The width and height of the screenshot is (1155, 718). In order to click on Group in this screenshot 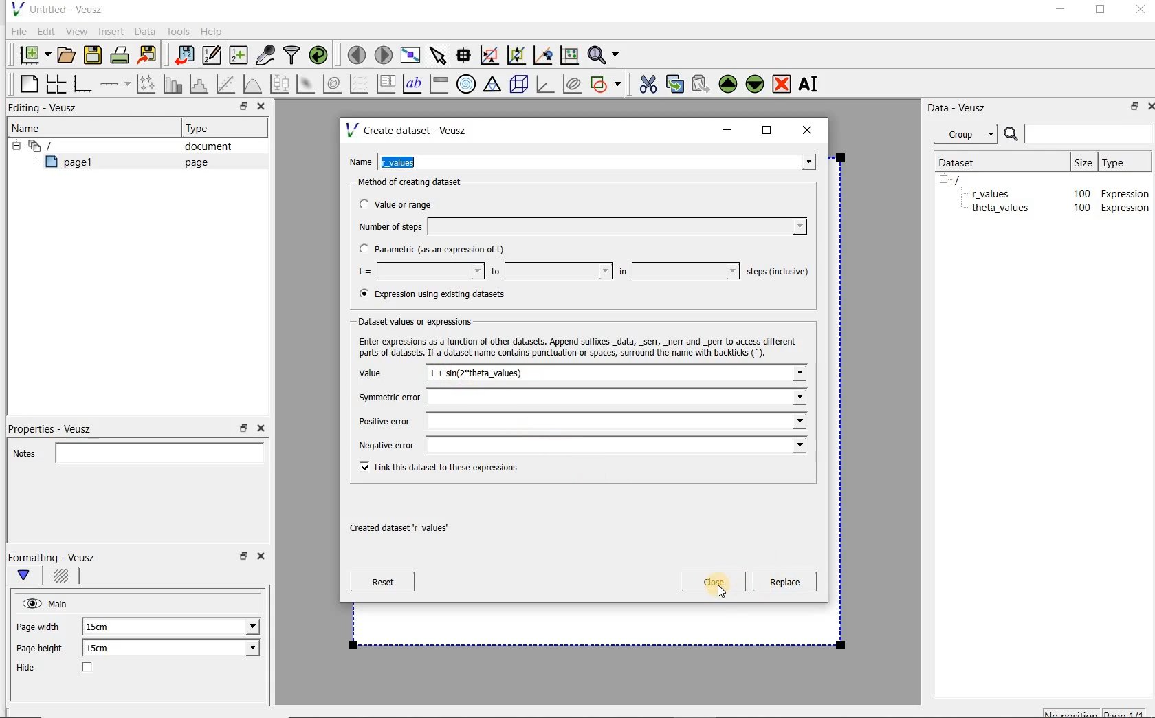, I will do `click(969, 136)`.